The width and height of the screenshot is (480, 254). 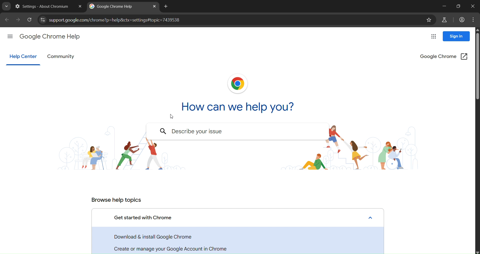 I want to click on describe your issue, so click(x=204, y=131).